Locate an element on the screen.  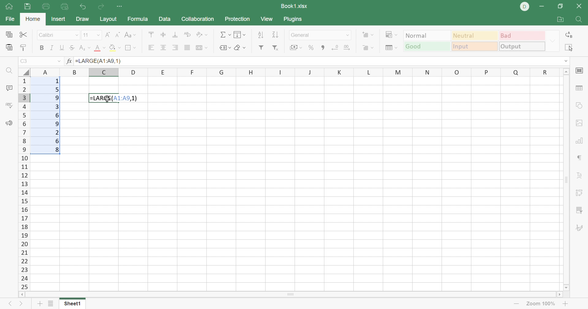
Increment font size is located at coordinates (107, 35).